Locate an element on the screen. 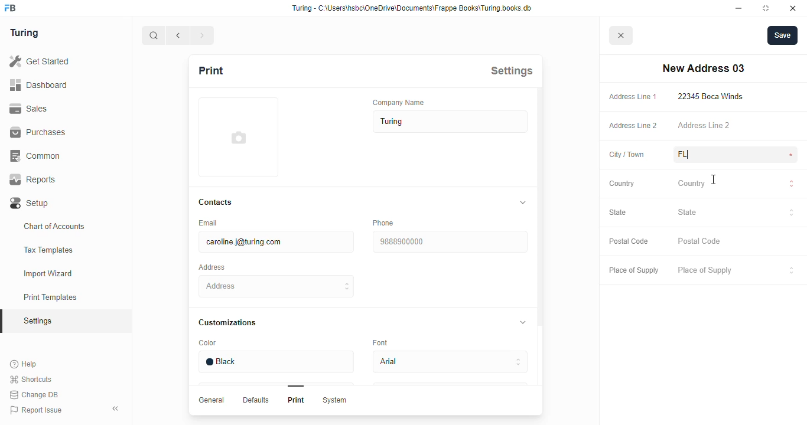  email is located at coordinates (207, 223).